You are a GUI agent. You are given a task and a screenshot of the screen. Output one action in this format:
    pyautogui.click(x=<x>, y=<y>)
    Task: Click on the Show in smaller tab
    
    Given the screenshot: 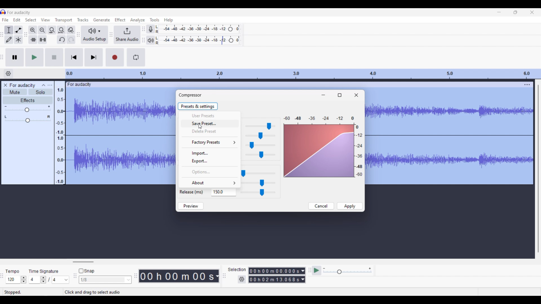 What is the action you would take?
    pyautogui.click(x=516, y=12)
    